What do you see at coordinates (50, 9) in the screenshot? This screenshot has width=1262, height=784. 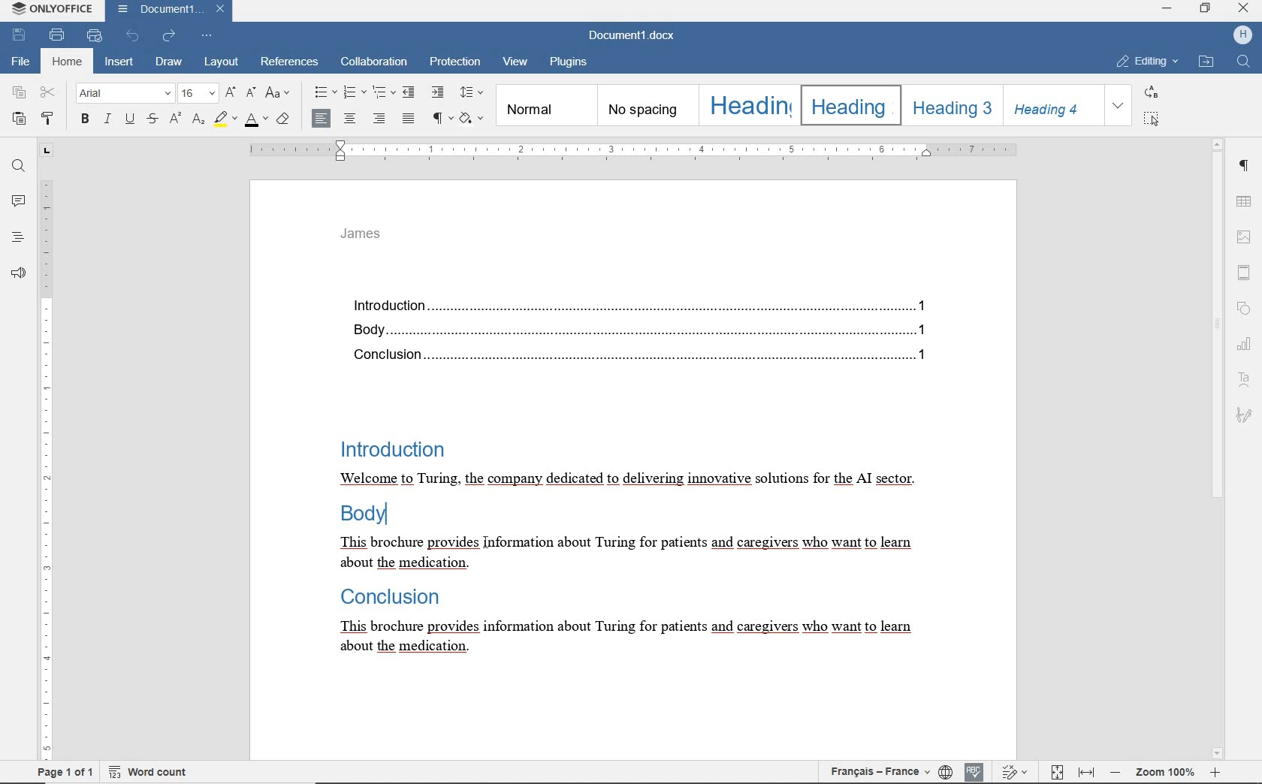 I see `SYSTEM NAME` at bounding box center [50, 9].